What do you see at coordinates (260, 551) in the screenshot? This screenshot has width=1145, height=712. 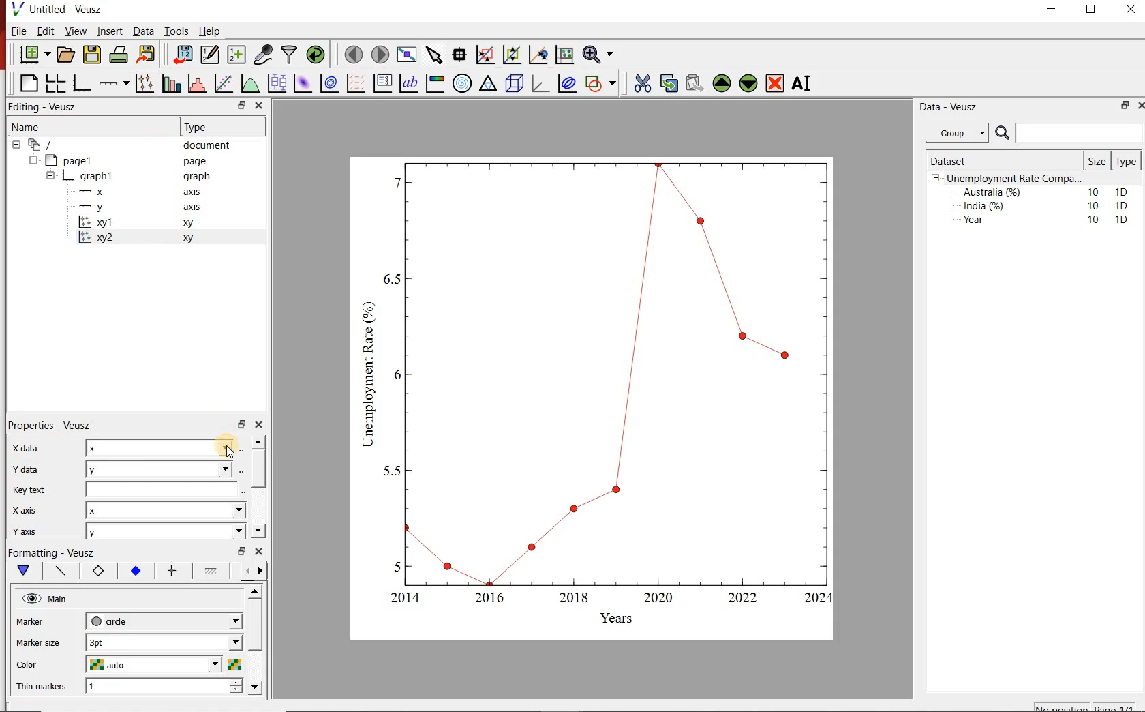 I see `close` at bounding box center [260, 551].